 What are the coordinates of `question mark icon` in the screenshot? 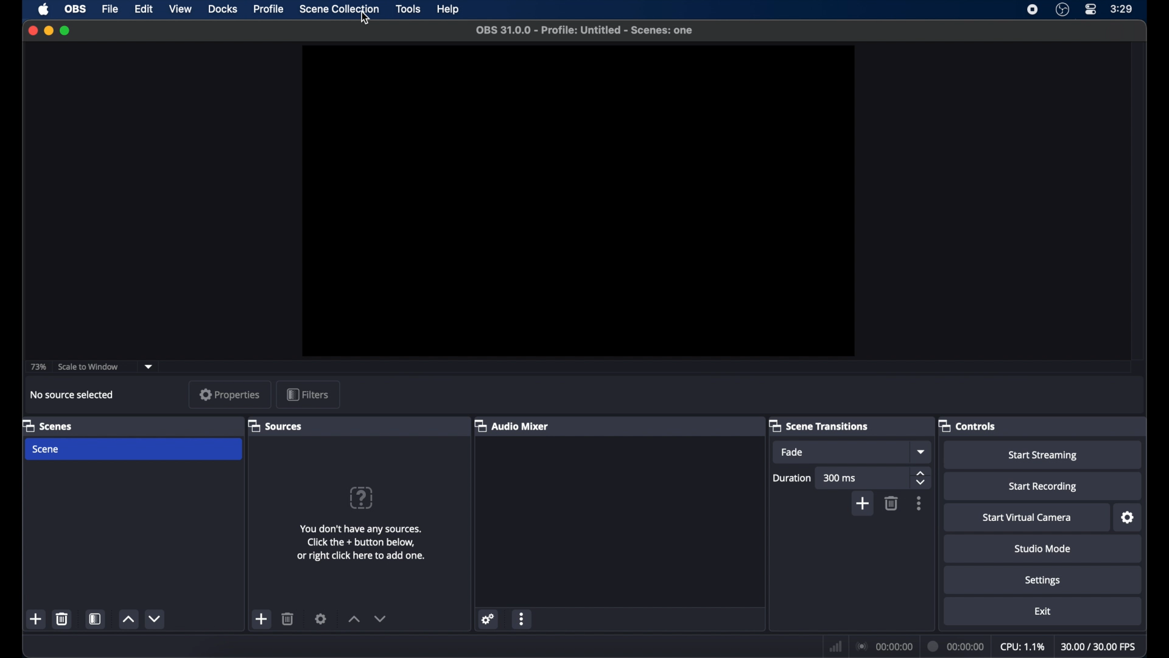 It's located at (362, 498).